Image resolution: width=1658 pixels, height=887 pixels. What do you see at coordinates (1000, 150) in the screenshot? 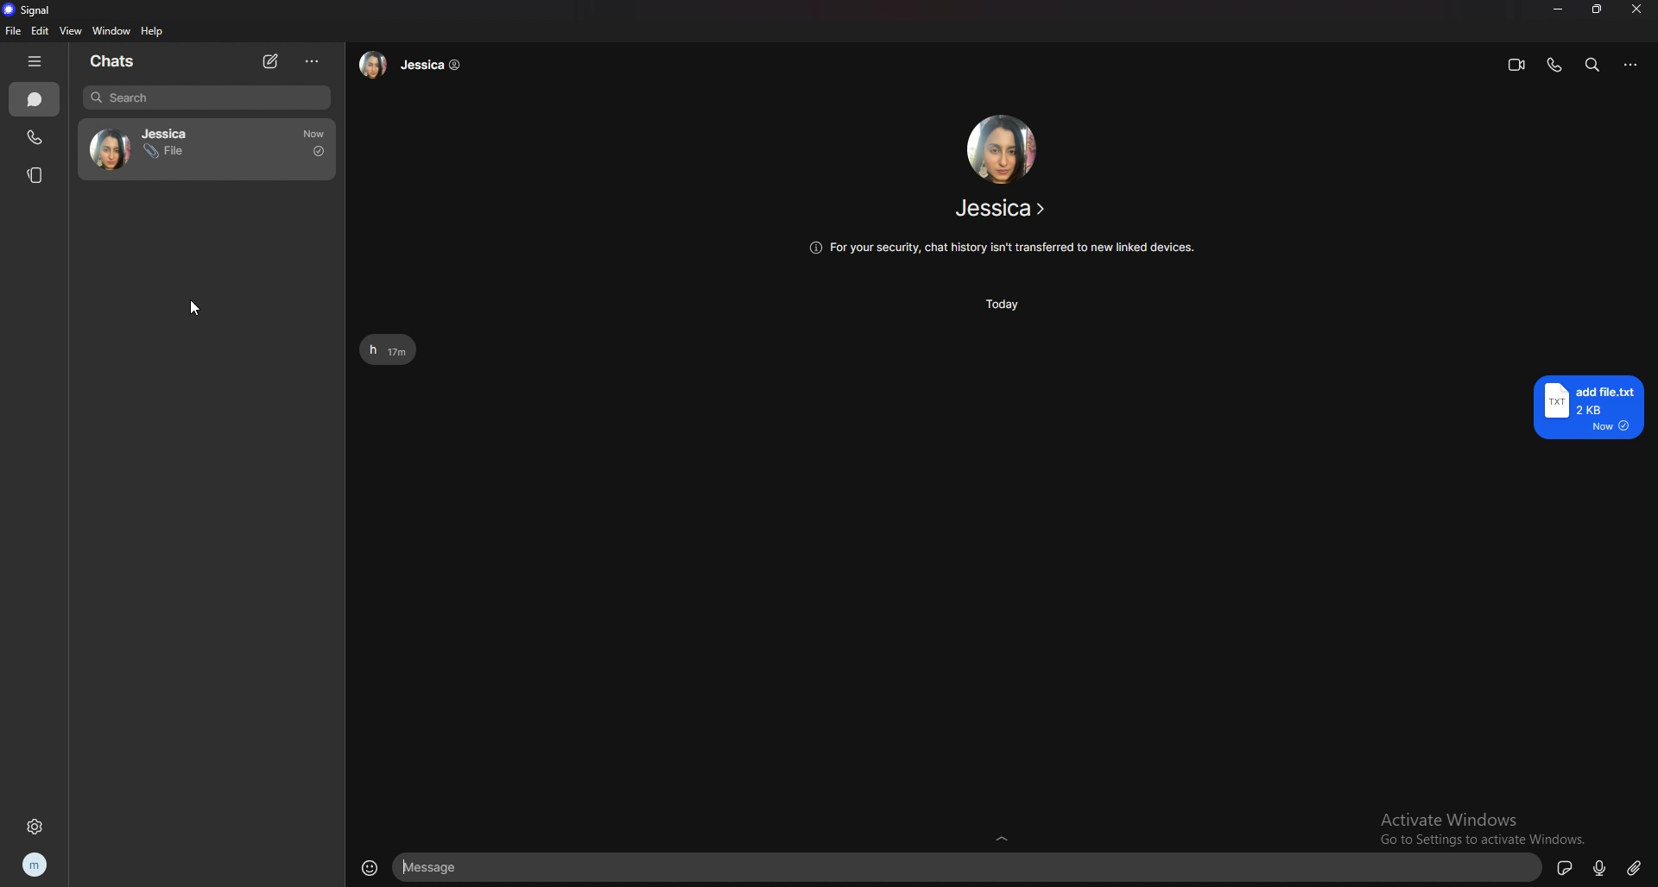
I see `friend image` at bounding box center [1000, 150].